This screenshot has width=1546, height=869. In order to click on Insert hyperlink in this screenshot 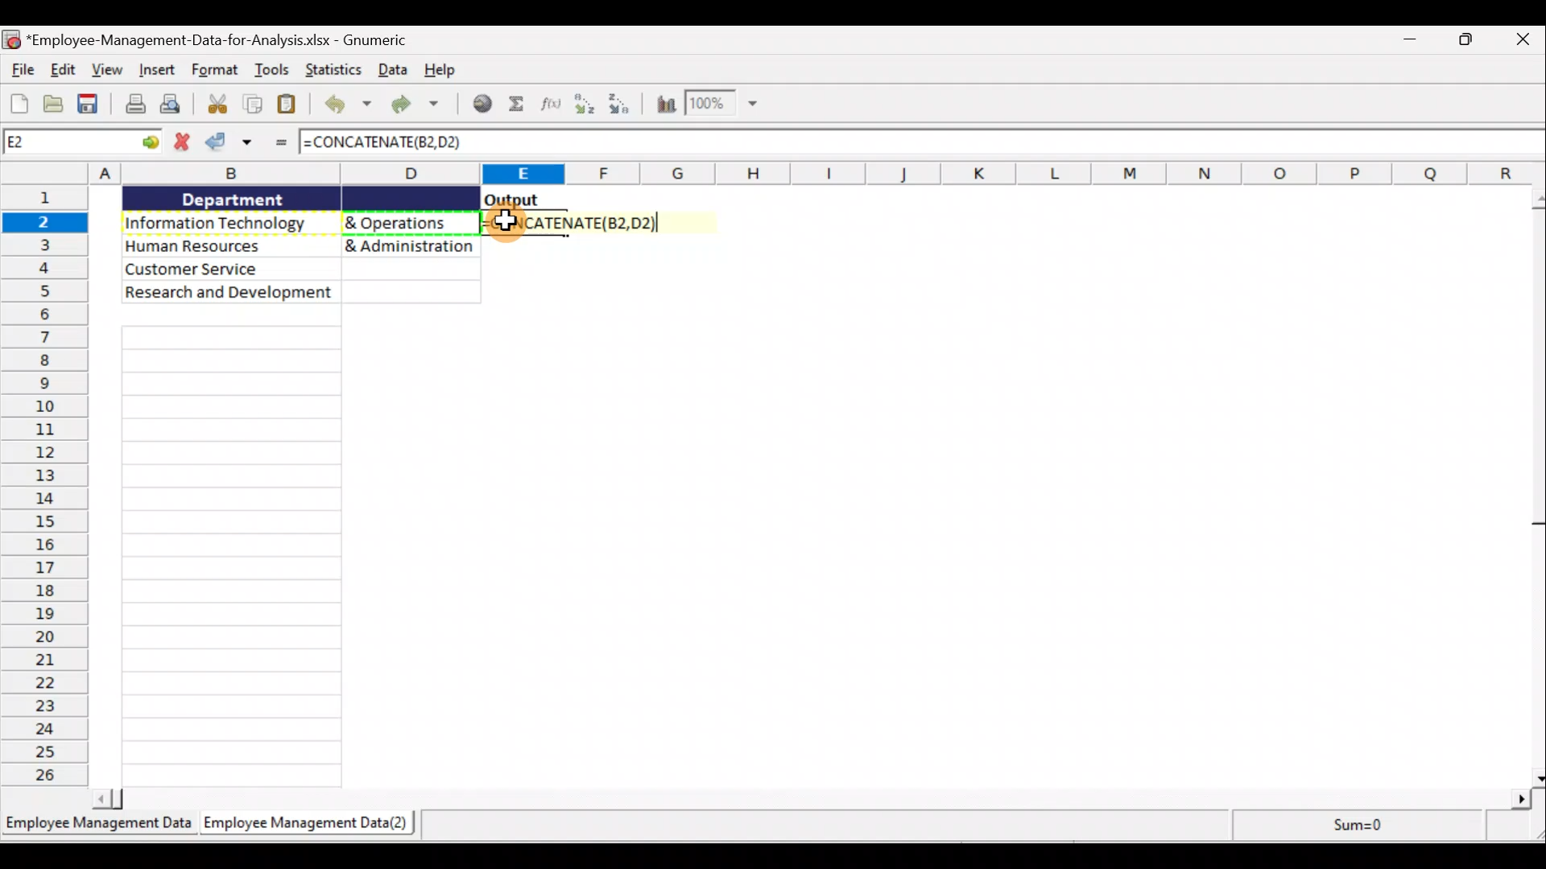, I will do `click(481, 105)`.